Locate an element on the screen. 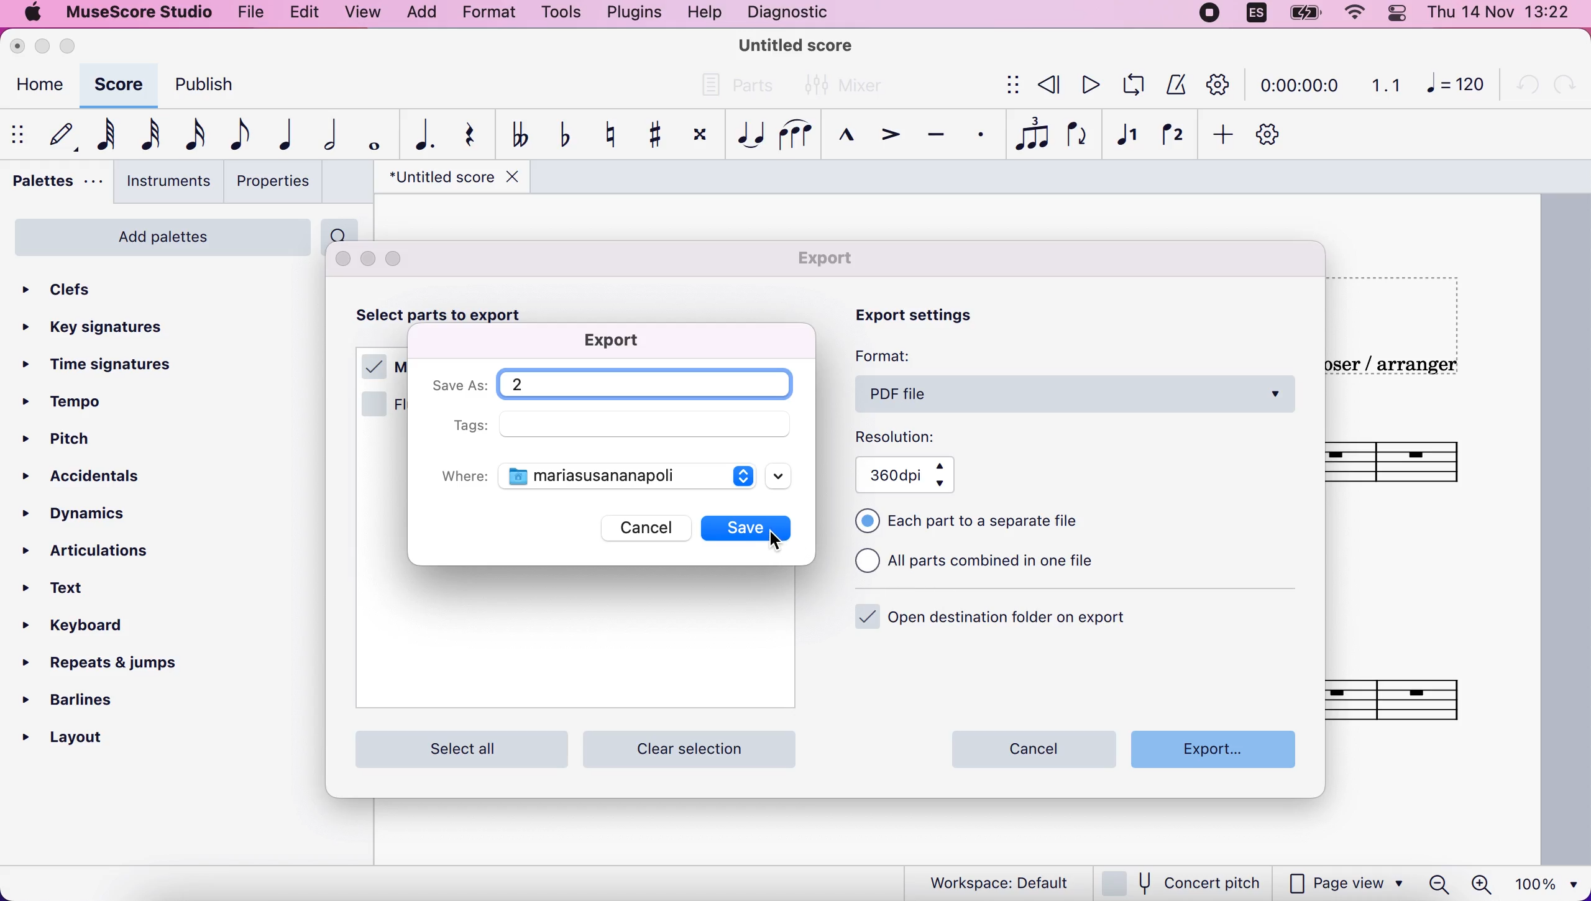 This screenshot has width=1591, height=901. staccato is located at coordinates (978, 137).